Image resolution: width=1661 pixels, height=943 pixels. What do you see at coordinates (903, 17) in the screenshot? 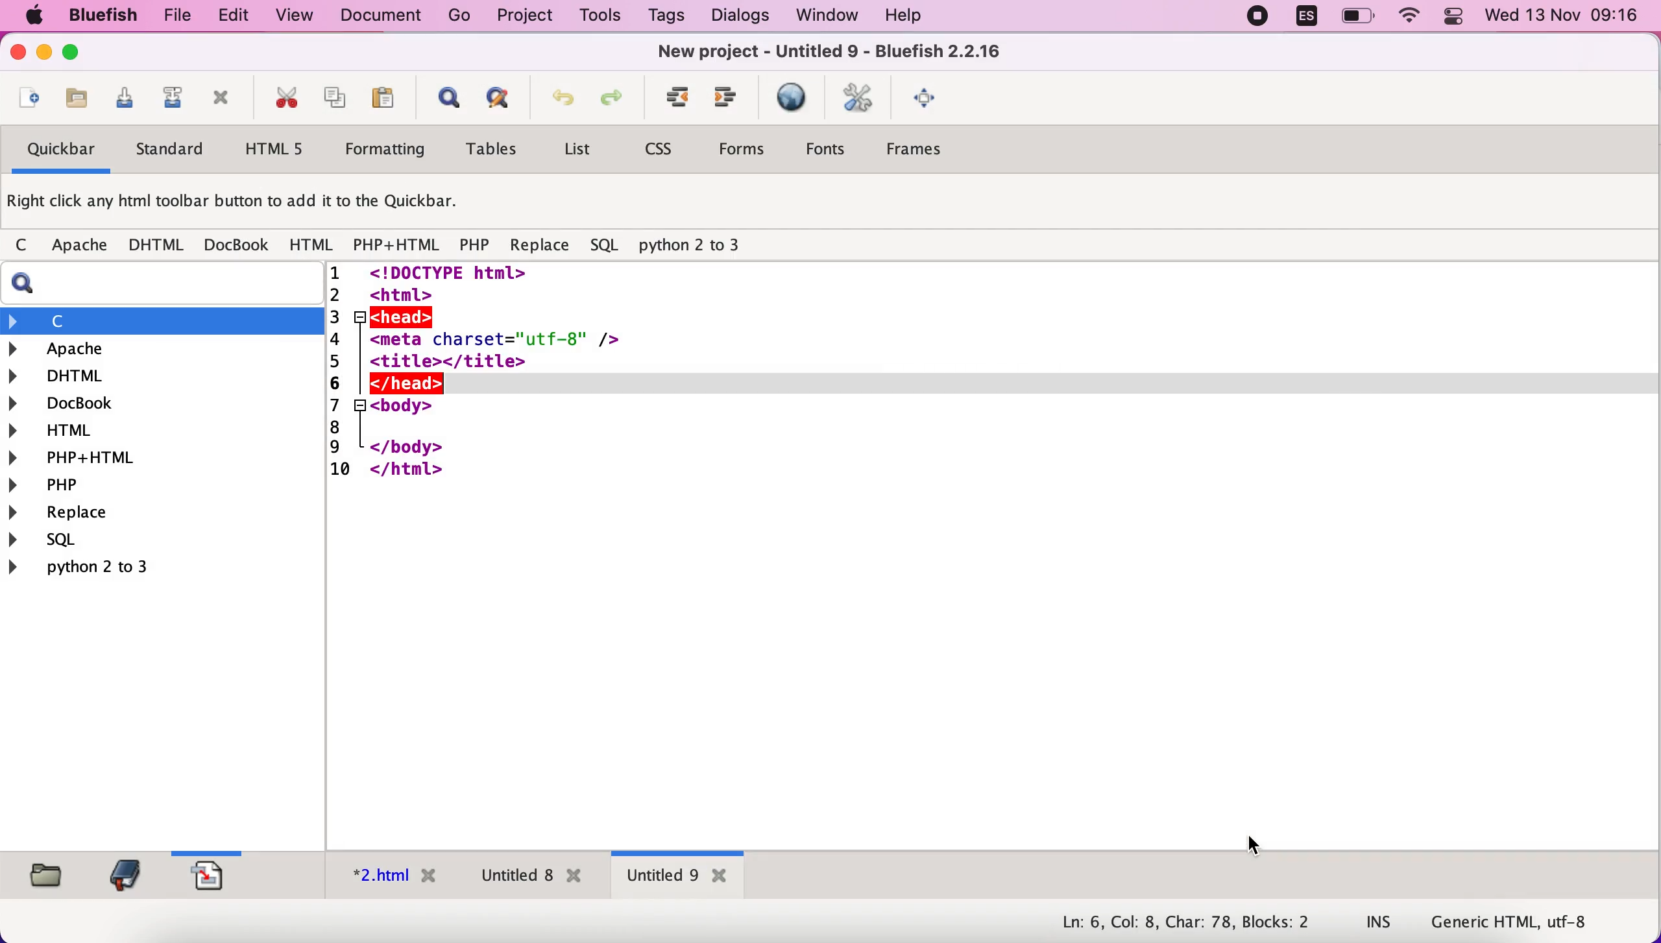
I see `help` at bounding box center [903, 17].